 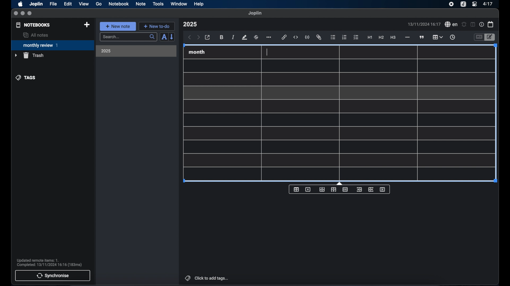 What do you see at coordinates (422, 37) in the screenshot?
I see `block quotes` at bounding box center [422, 37].